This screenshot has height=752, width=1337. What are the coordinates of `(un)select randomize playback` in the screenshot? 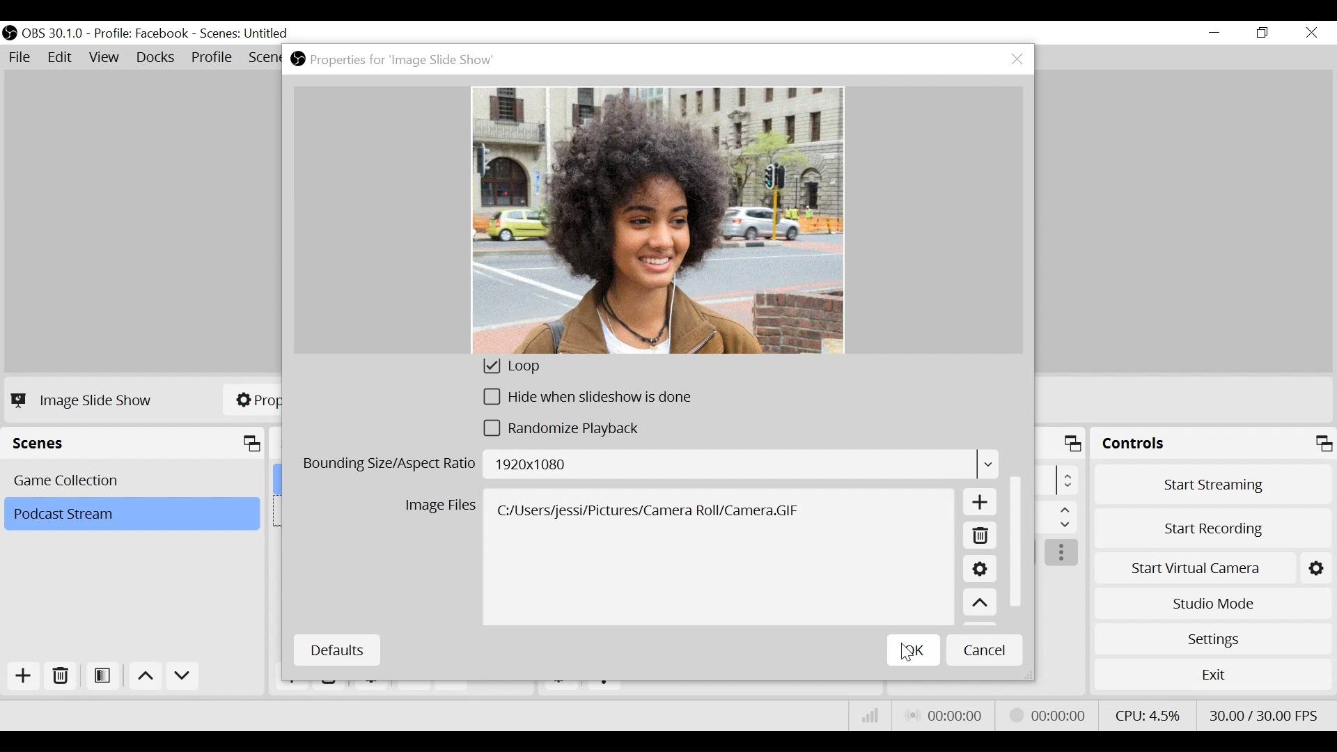 It's located at (569, 432).